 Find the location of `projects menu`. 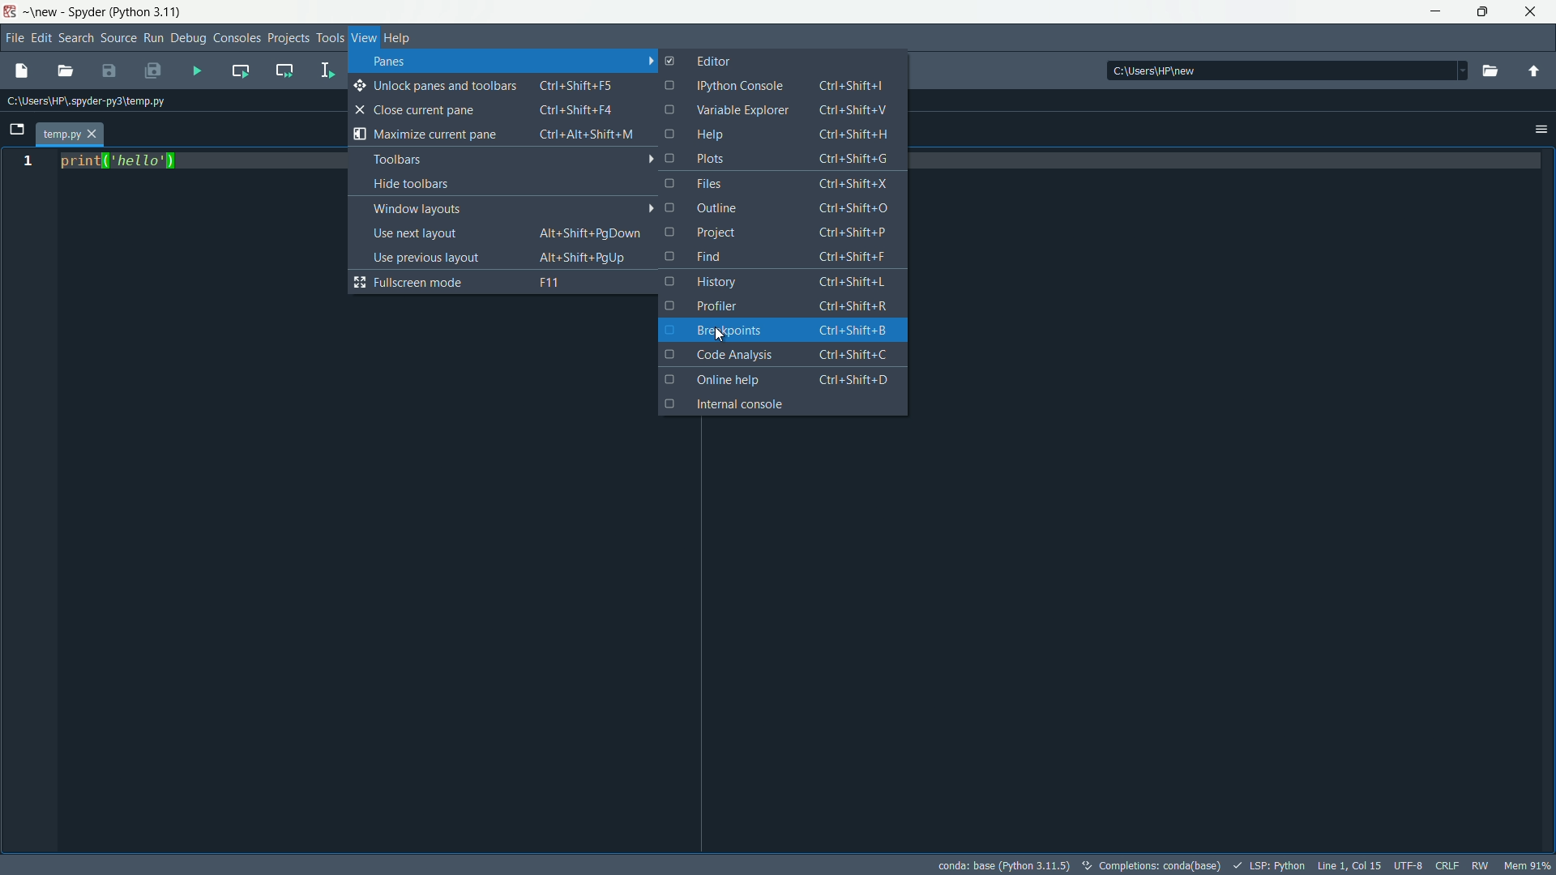

projects menu is located at coordinates (288, 37).